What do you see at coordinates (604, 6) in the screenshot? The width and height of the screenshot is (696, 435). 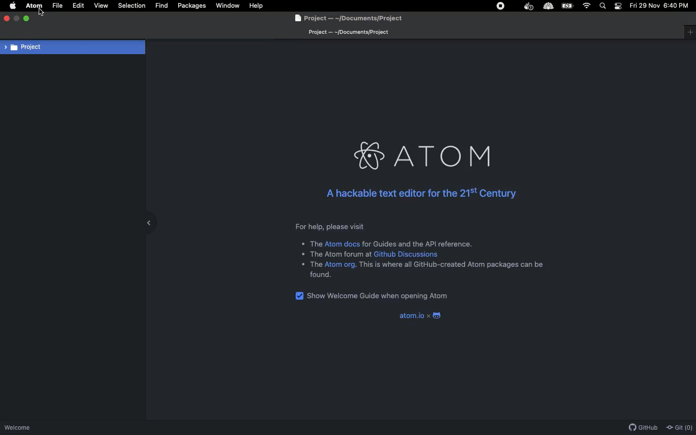 I see `Search` at bounding box center [604, 6].